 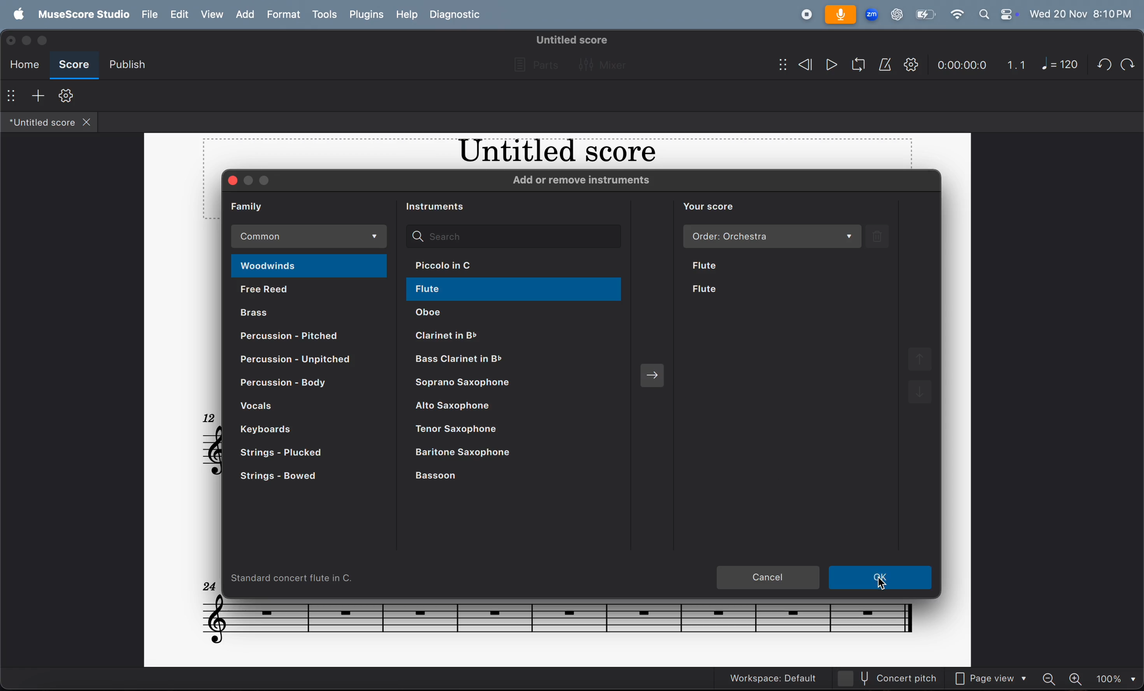 What do you see at coordinates (368, 15) in the screenshot?
I see `plugons` at bounding box center [368, 15].